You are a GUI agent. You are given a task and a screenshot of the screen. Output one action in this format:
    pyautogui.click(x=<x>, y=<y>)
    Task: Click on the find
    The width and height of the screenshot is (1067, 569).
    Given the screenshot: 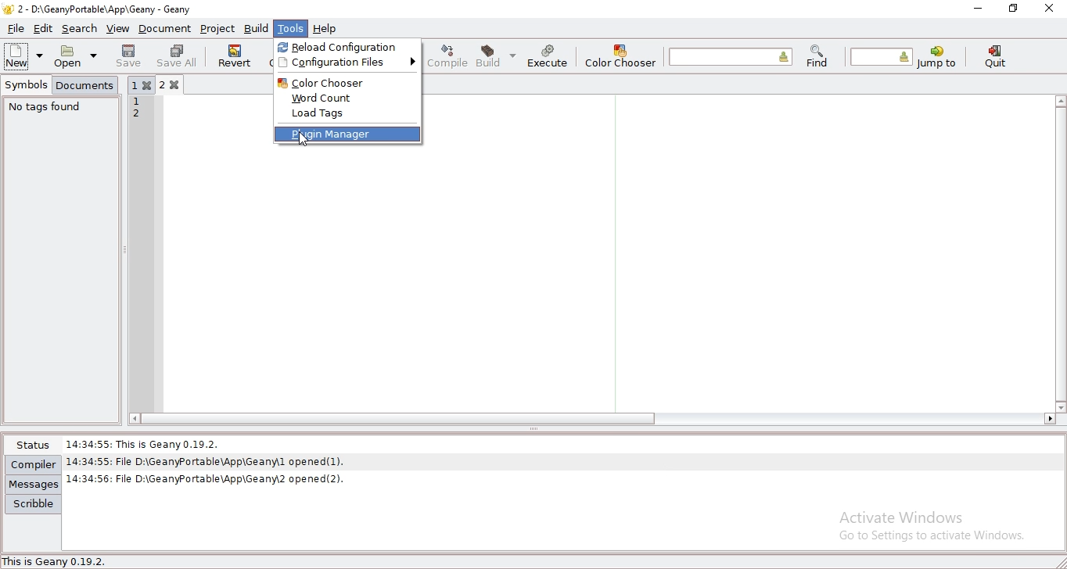 What is the action you would take?
    pyautogui.click(x=817, y=56)
    